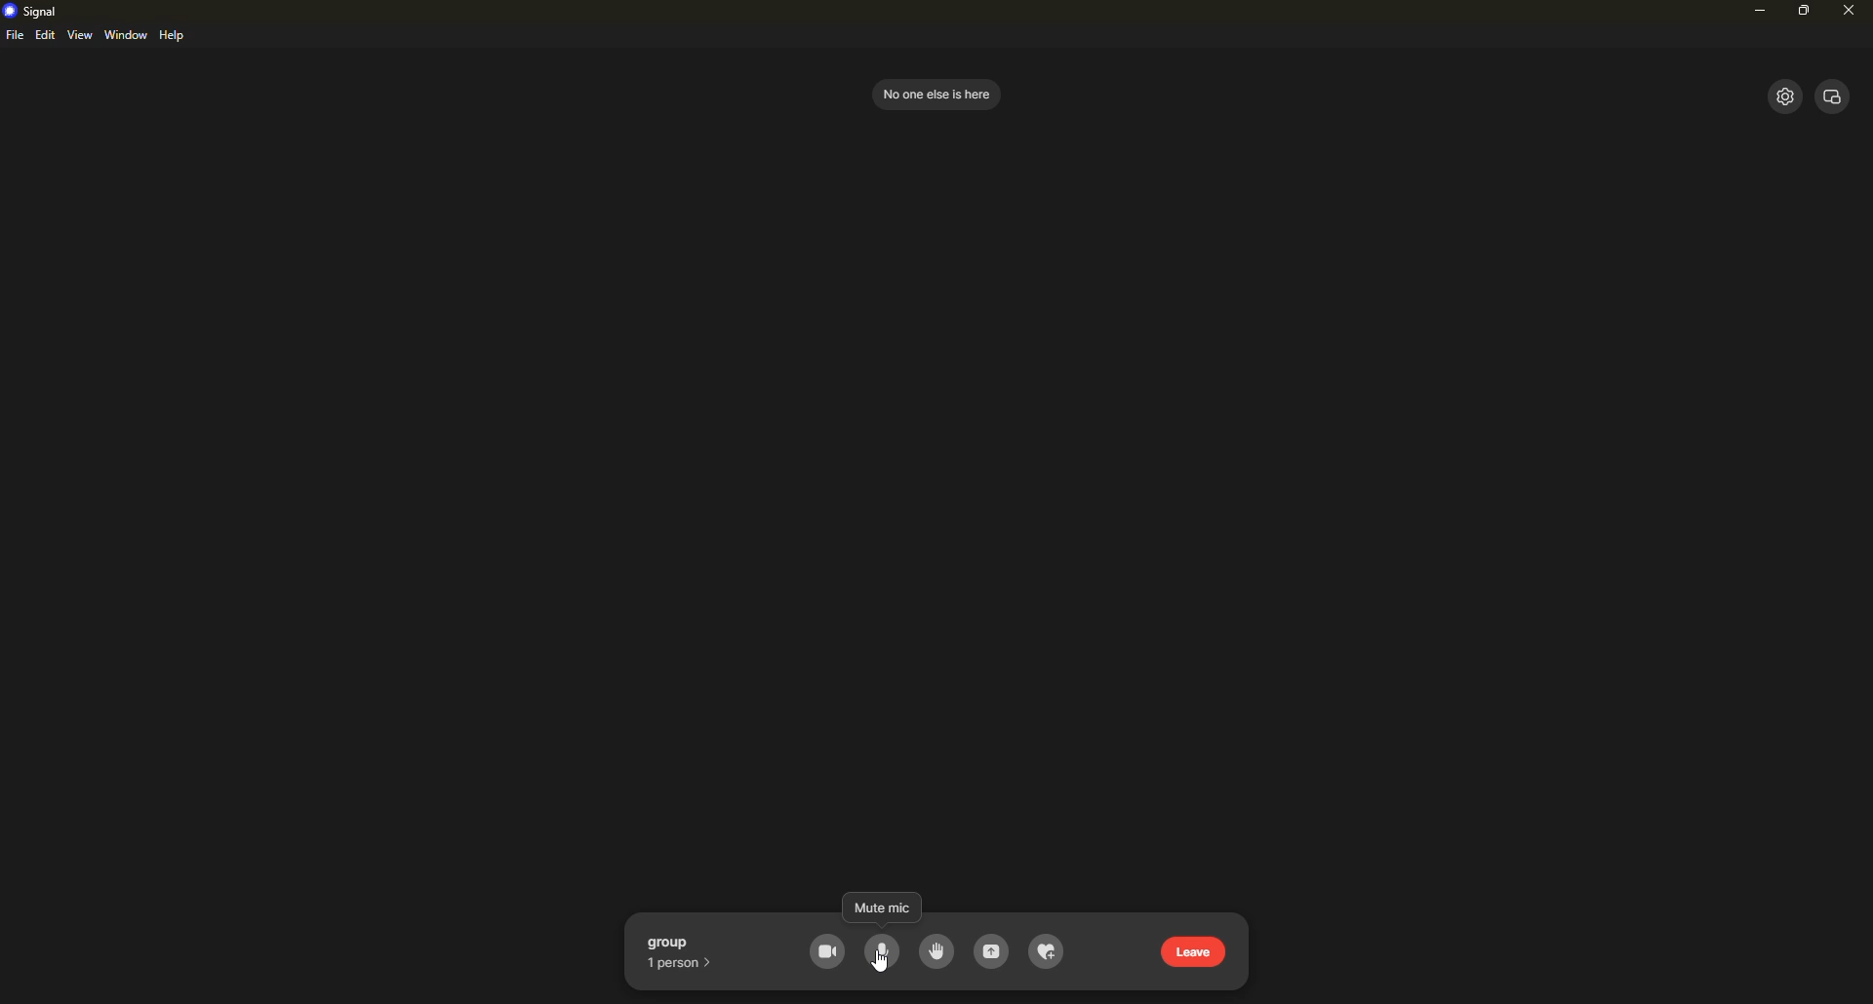  I want to click on help, so click(176, 36).